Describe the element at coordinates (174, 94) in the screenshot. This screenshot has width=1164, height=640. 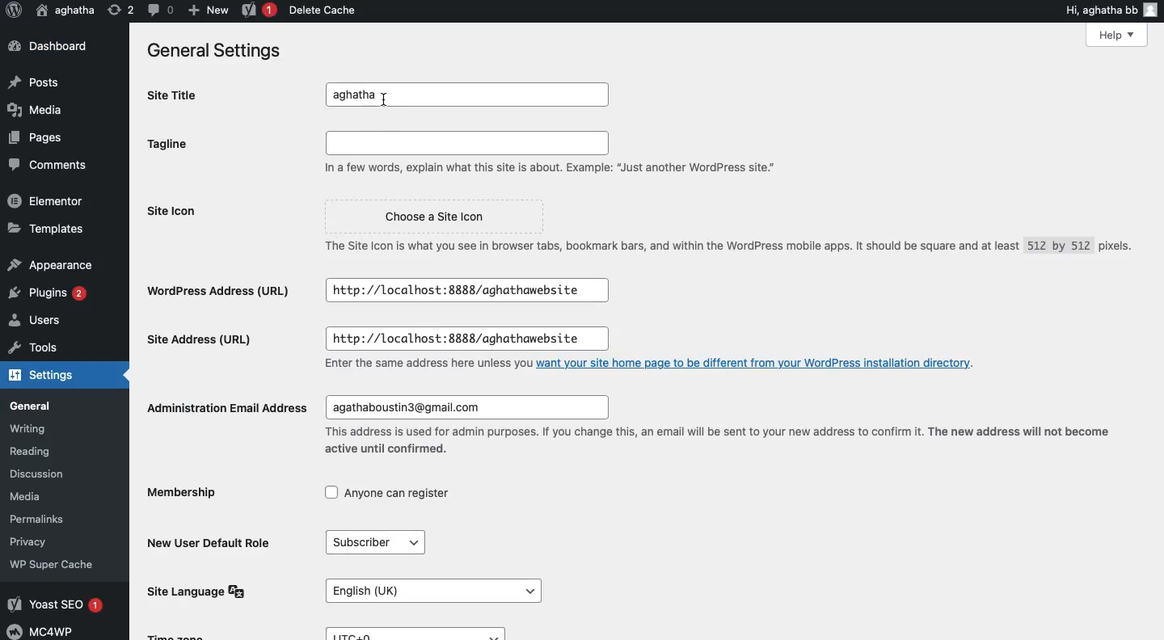
I see `Site title` at that location.